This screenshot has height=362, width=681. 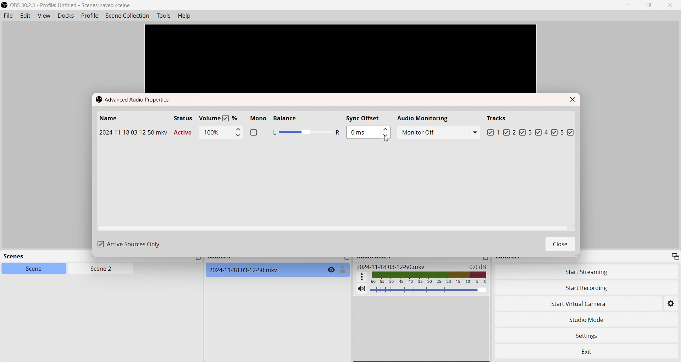 I want to click on Close, so click(x=573, y=99).